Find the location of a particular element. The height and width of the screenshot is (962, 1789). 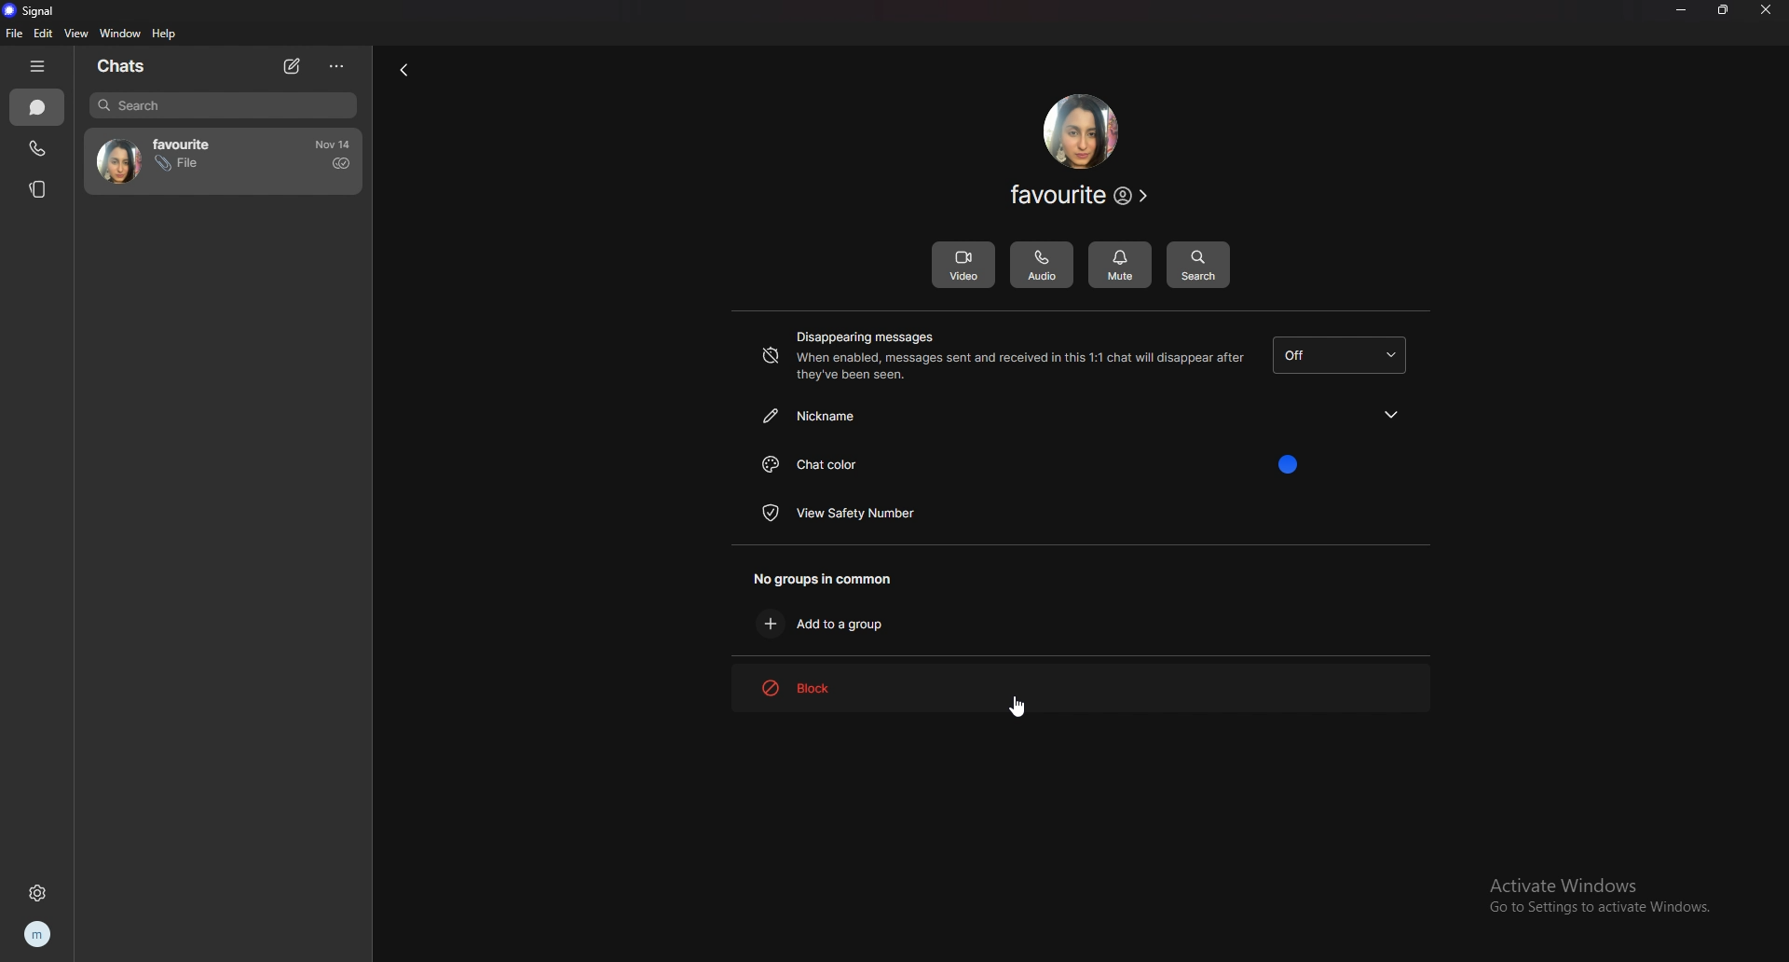

chats is located at coordinates (126, 67).